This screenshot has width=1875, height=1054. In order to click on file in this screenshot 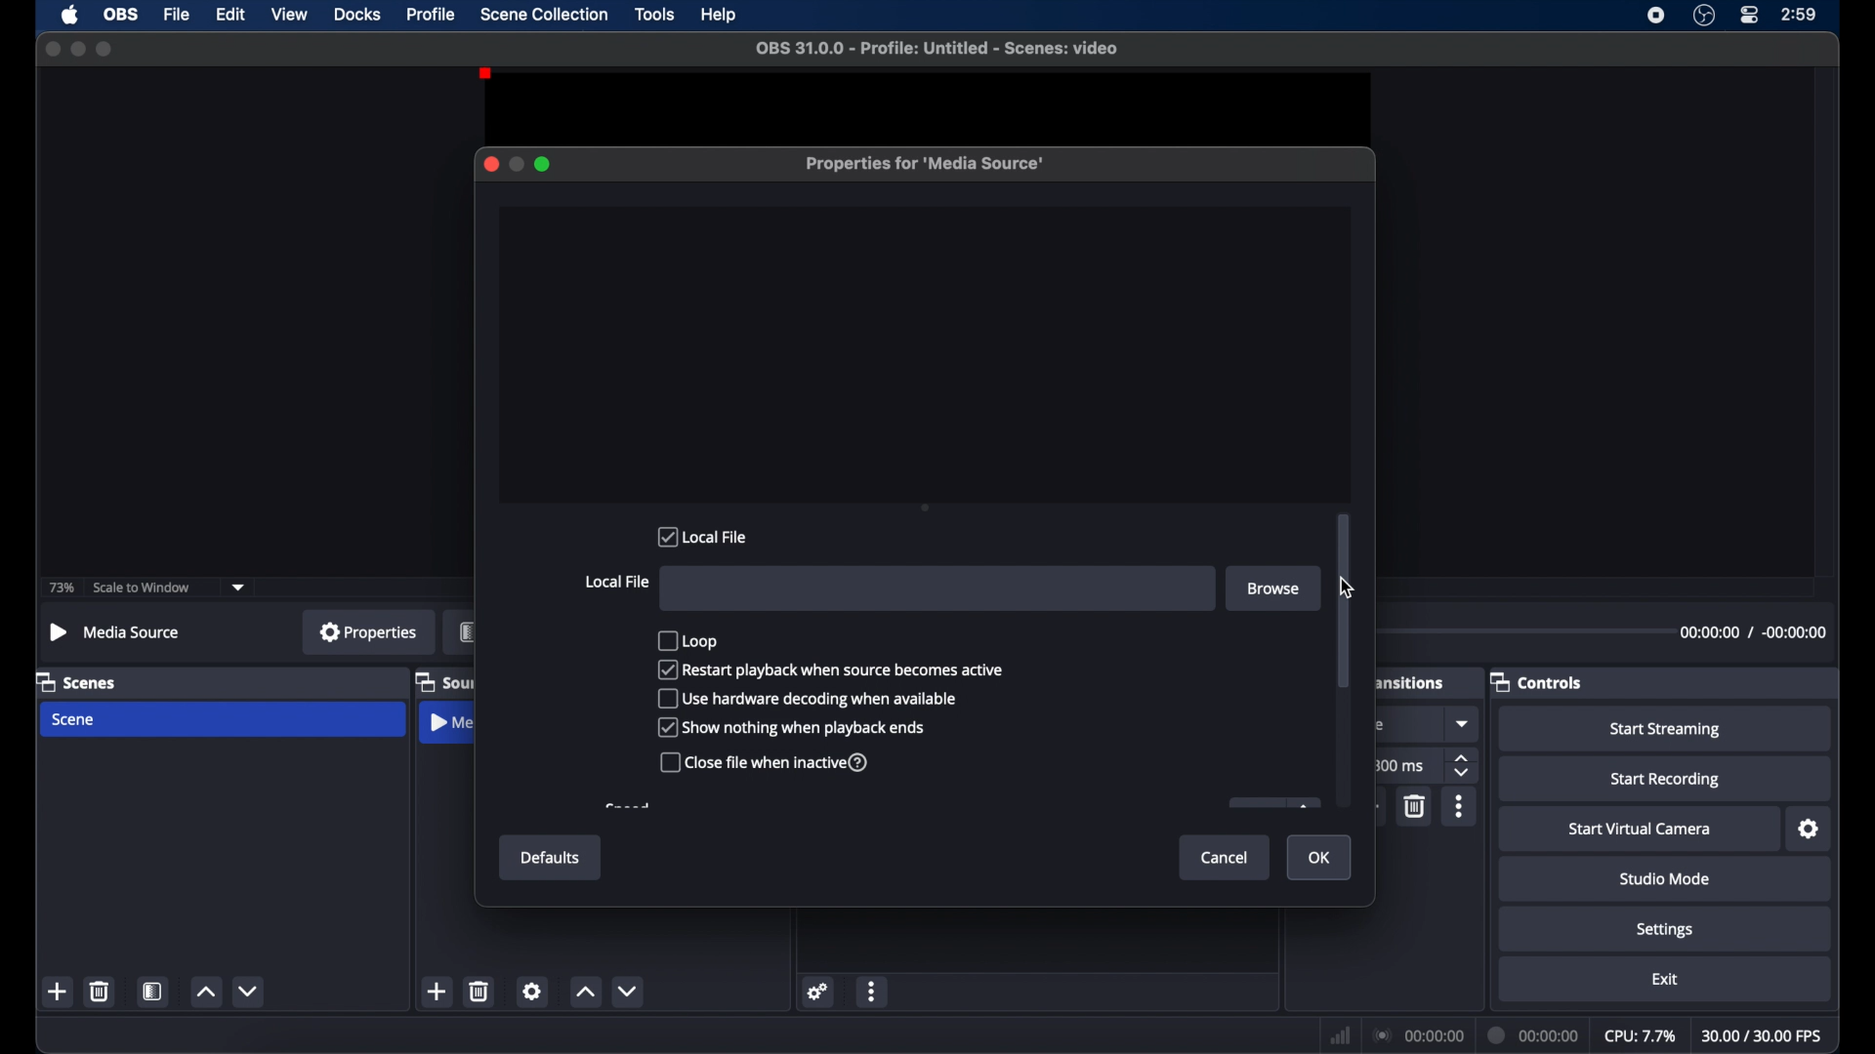, I will do `click(178, 16)`.